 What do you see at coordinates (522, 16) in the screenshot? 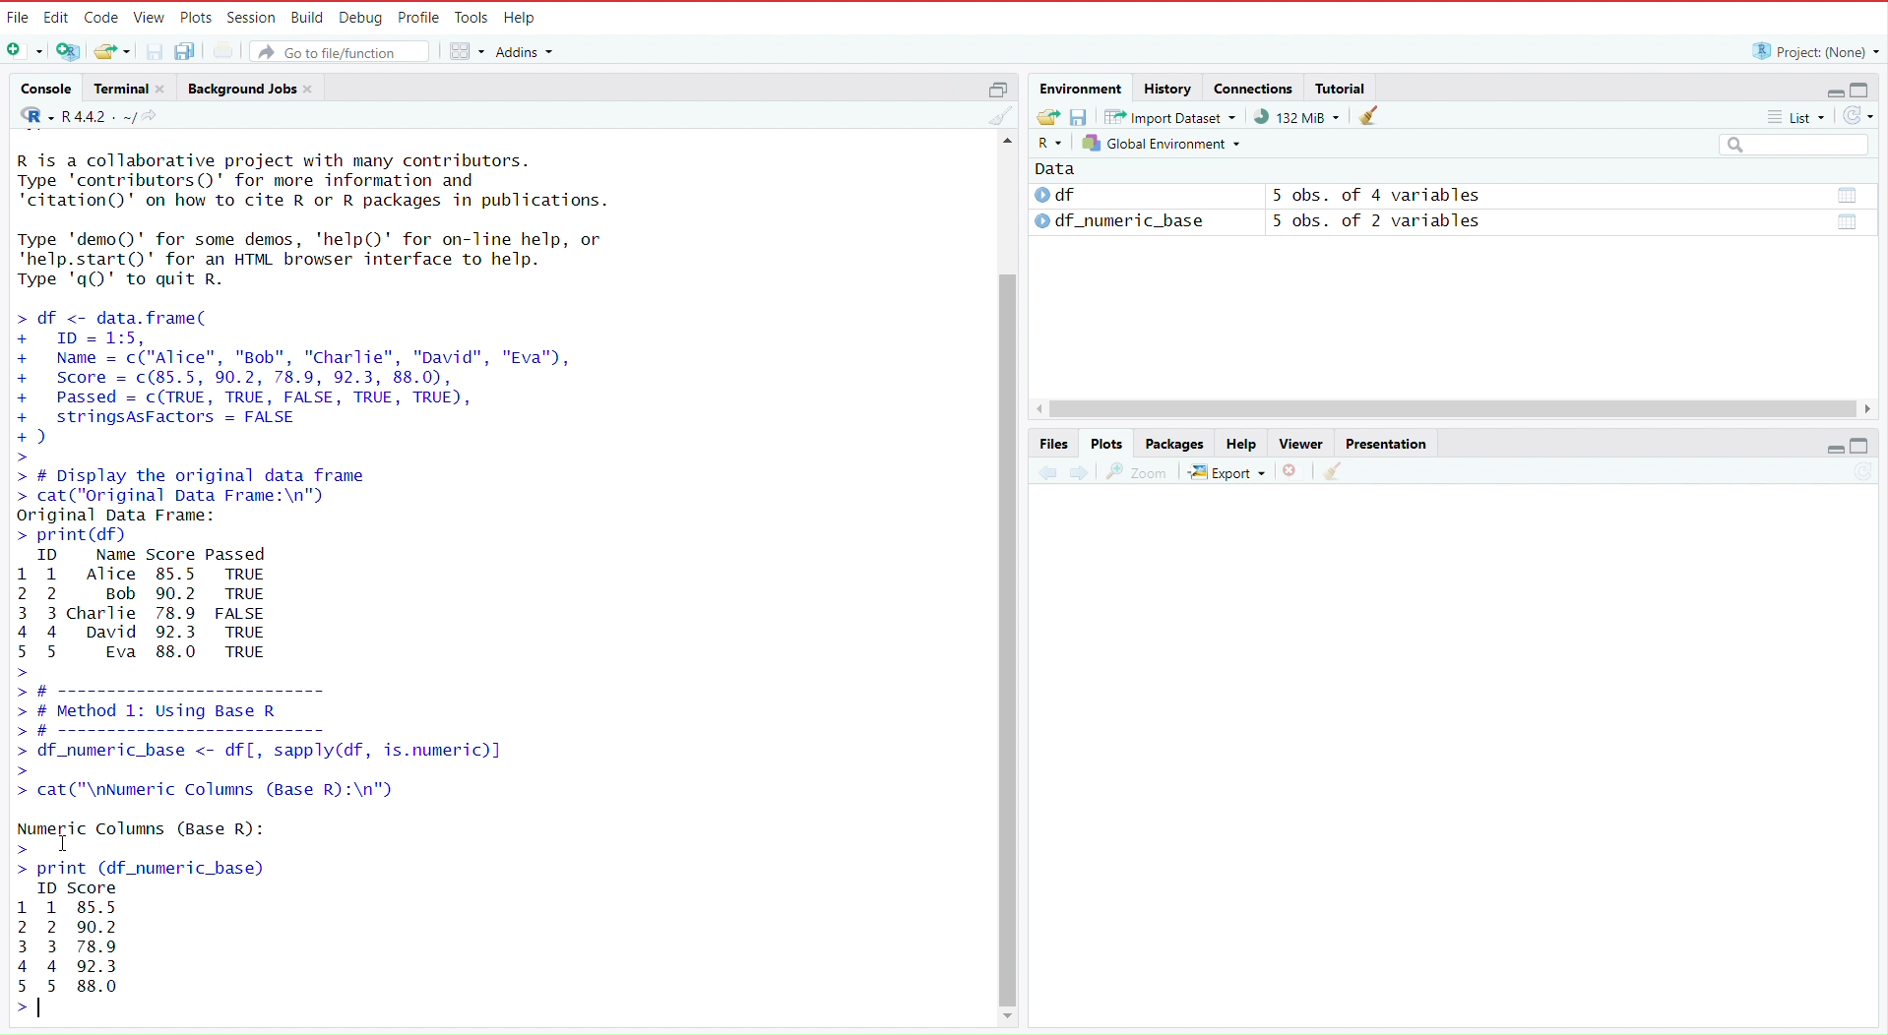
I see `Help` at bounding box center [522, 16].